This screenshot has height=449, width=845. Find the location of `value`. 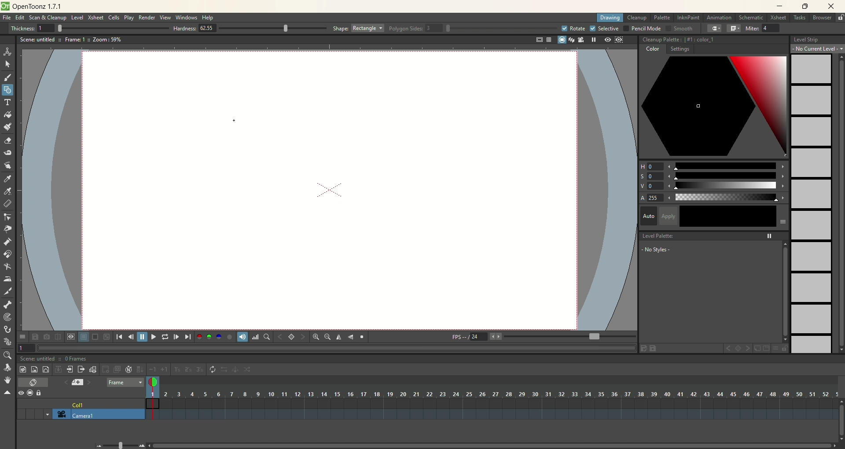

value is located at coordinates (714, 186).